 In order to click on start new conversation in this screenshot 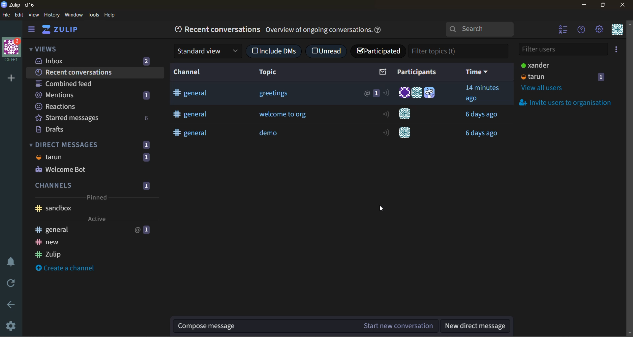, I will do `click(397, 326)`.